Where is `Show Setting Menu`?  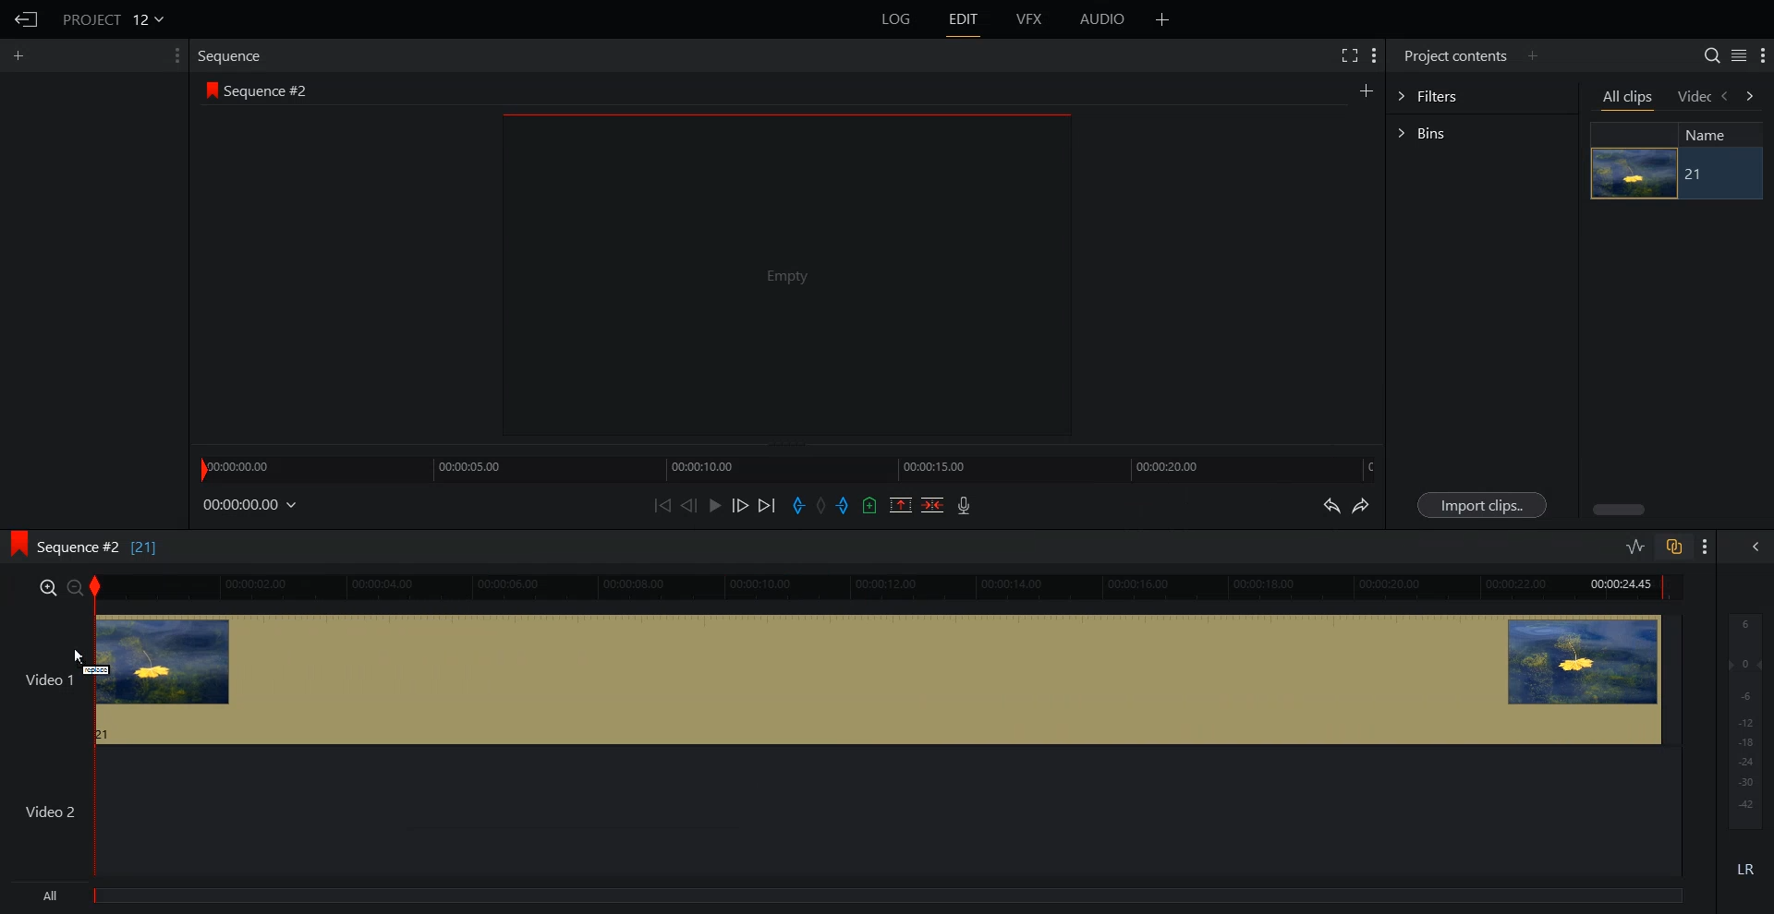 Show Setting Menu is located at coordinates (1763, 56).